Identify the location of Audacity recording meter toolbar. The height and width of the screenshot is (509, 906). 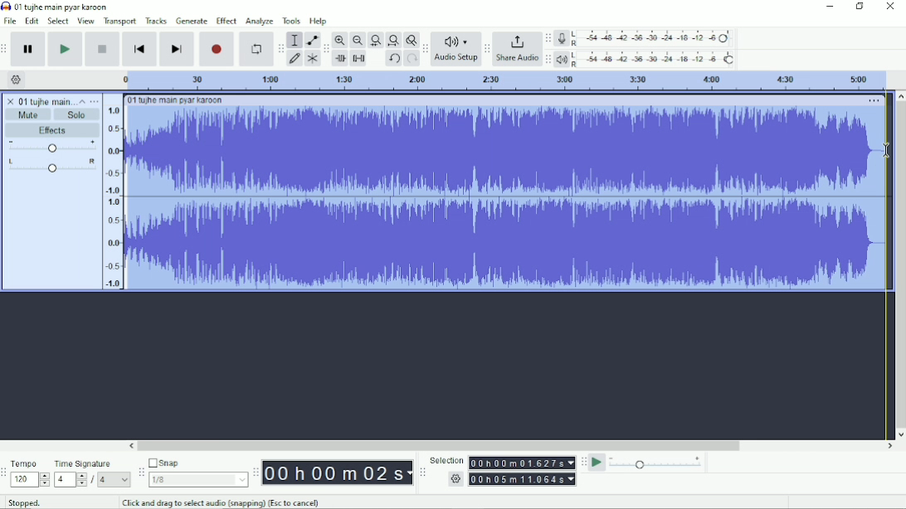
(548, 38).